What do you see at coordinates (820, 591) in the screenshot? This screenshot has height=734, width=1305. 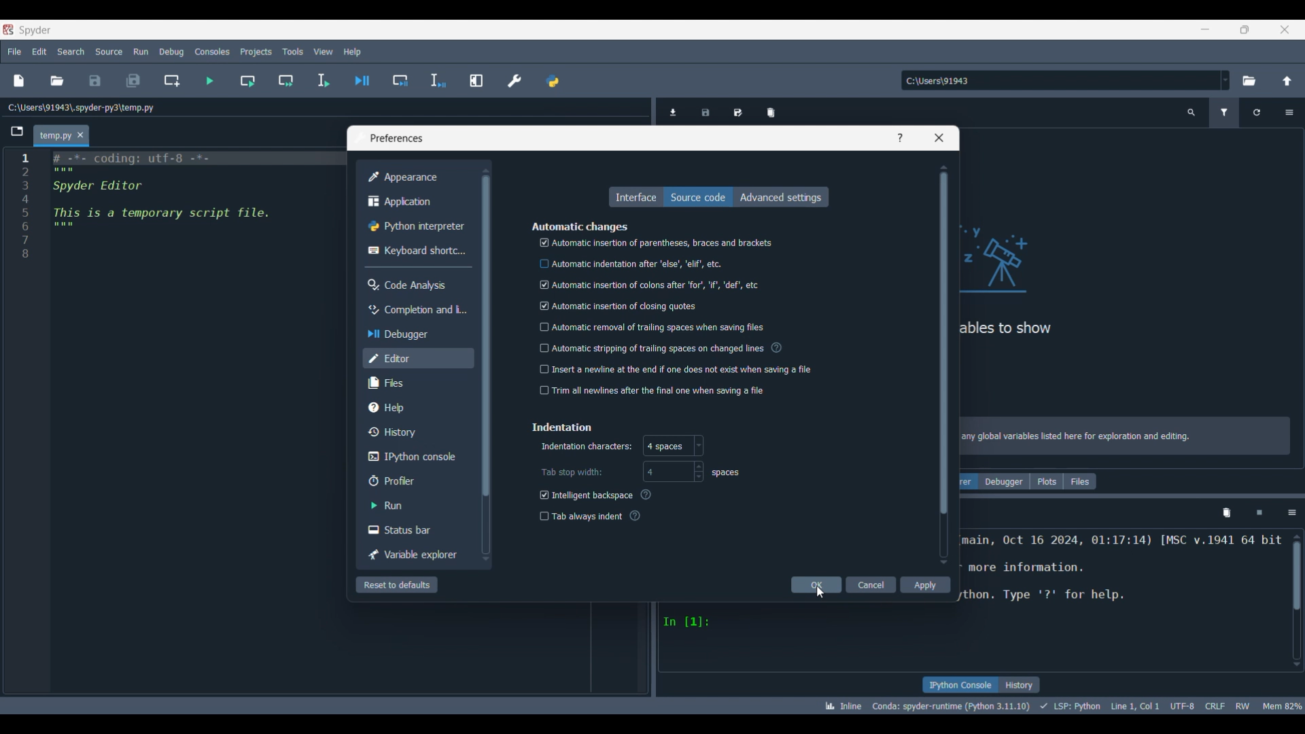 I see `Cursor clicking to save changes` at bounding box center [820, 591].